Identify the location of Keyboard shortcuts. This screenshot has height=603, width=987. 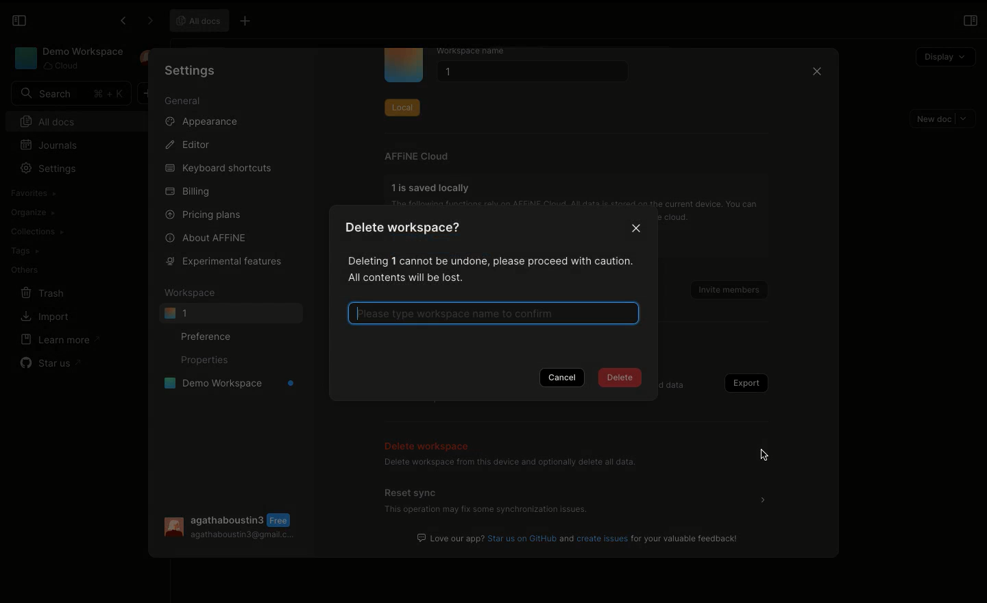
(217, 169).